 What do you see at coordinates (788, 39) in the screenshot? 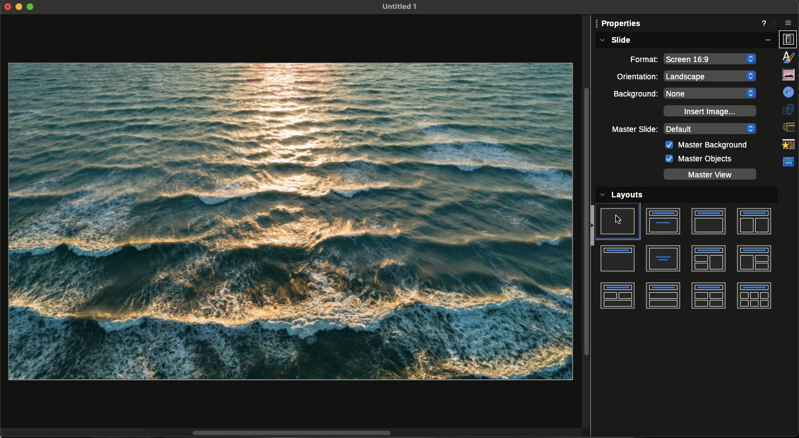
I see `Properties` at bounding box center [788, 39].